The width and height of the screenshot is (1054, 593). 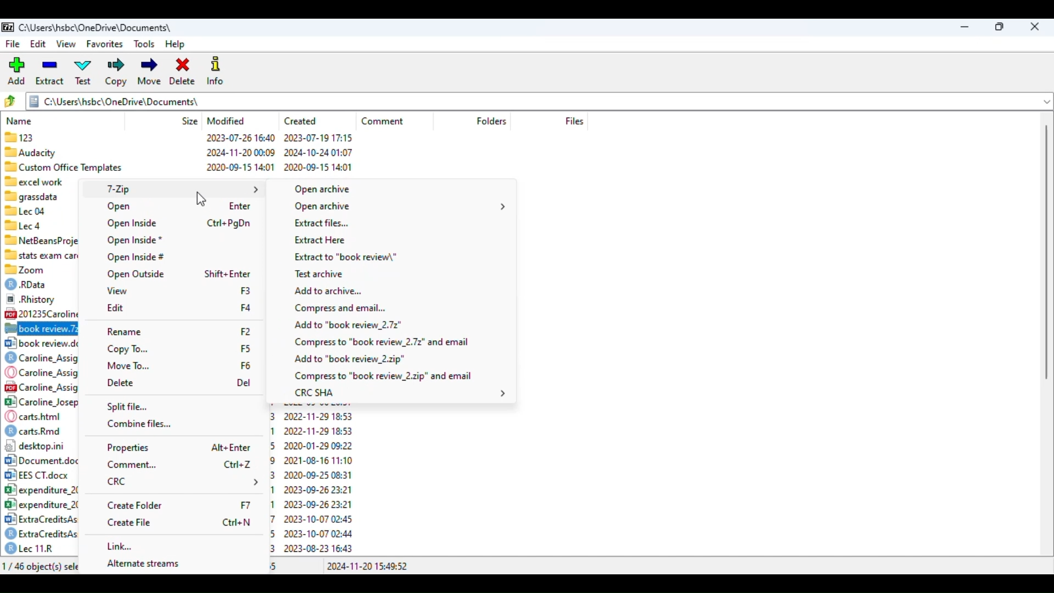 I want to click on shortcut for create folder, so click(x=245, y=505).